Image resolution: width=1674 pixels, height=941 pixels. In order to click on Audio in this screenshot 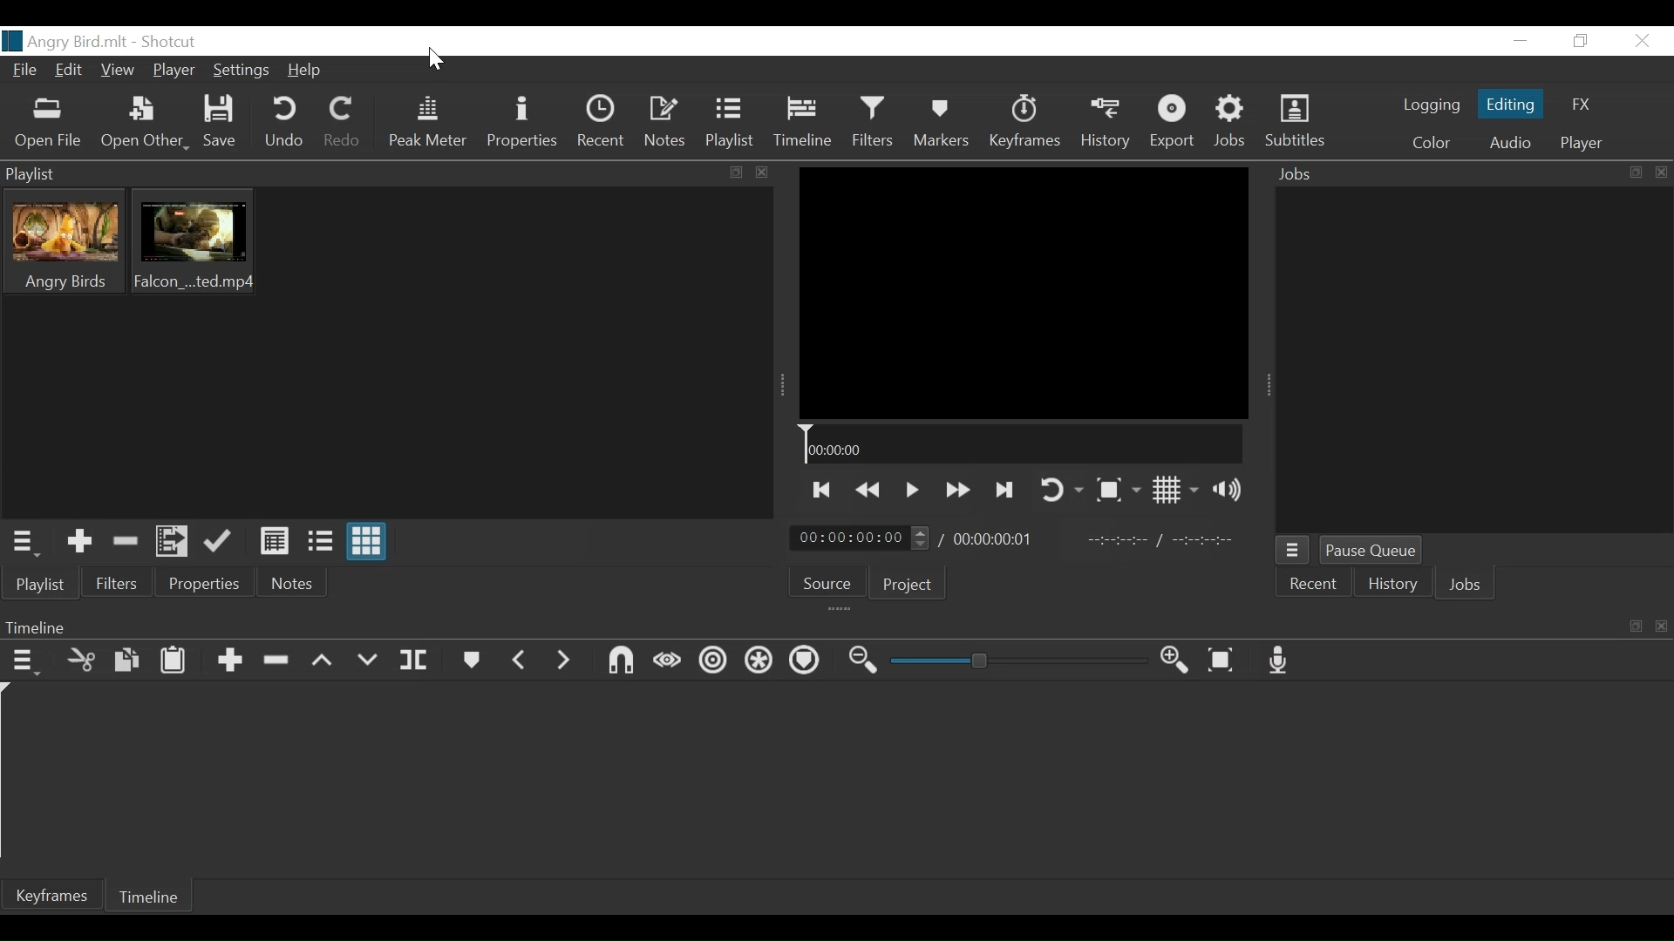, I will do `click(1508, 143)`.